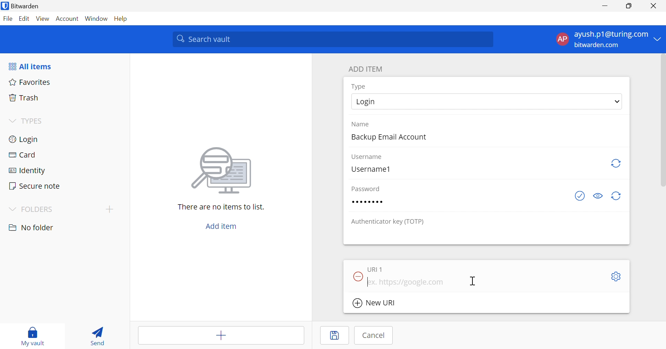  Describe the element at coordinates (360, 124) in the screenshot. I see `Name` at that location.